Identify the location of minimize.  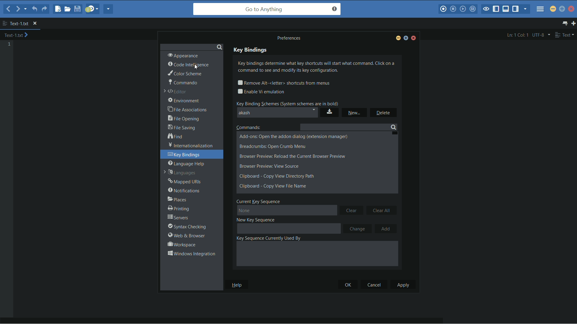
(553, 8).